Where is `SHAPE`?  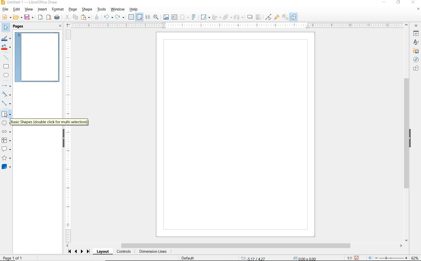 SHAPE is located at coordinates (87, 10).